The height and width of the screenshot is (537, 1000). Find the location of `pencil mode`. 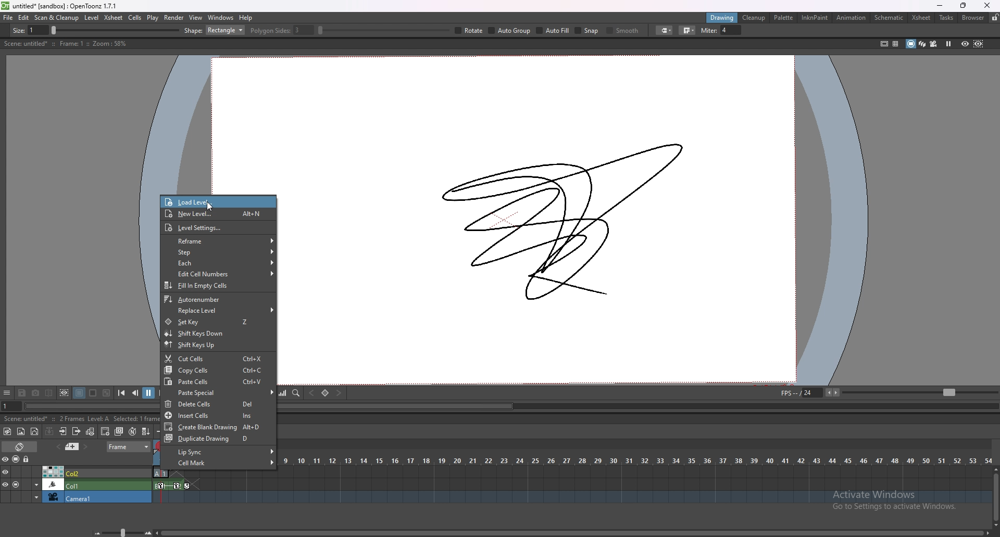

pencil mode is located at coordinates (761, 30).